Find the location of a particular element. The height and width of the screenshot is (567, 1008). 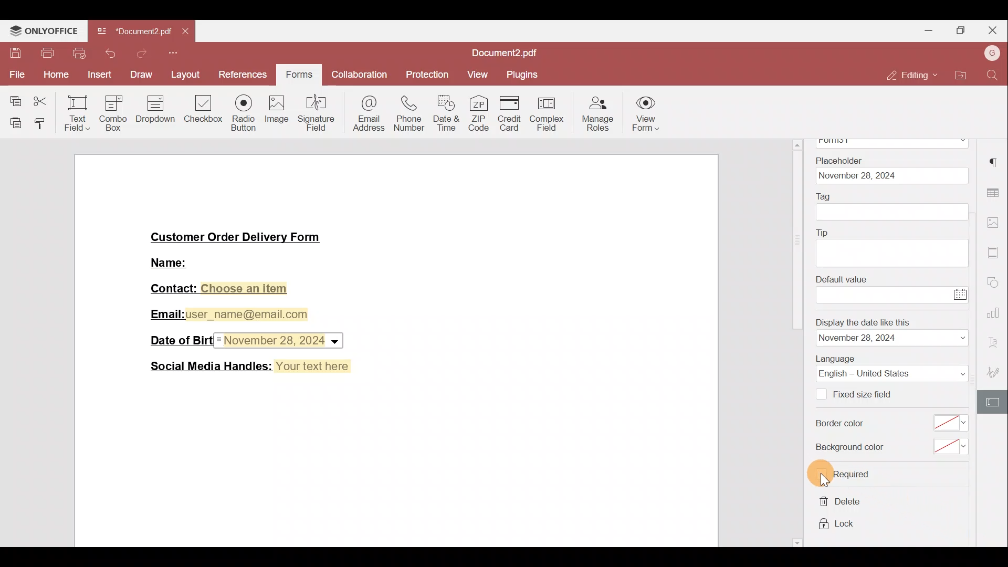

Home is located at coordinates (53, 76).